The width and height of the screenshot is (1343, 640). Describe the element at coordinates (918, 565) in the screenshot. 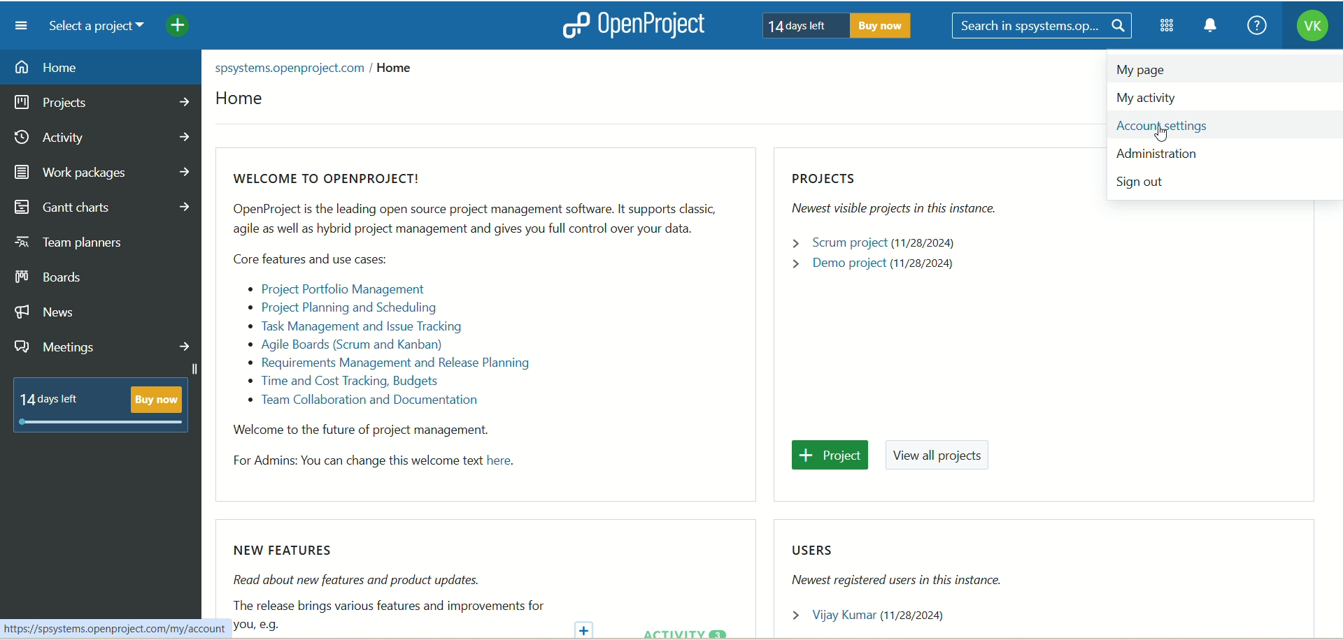

I see `text` at that location.